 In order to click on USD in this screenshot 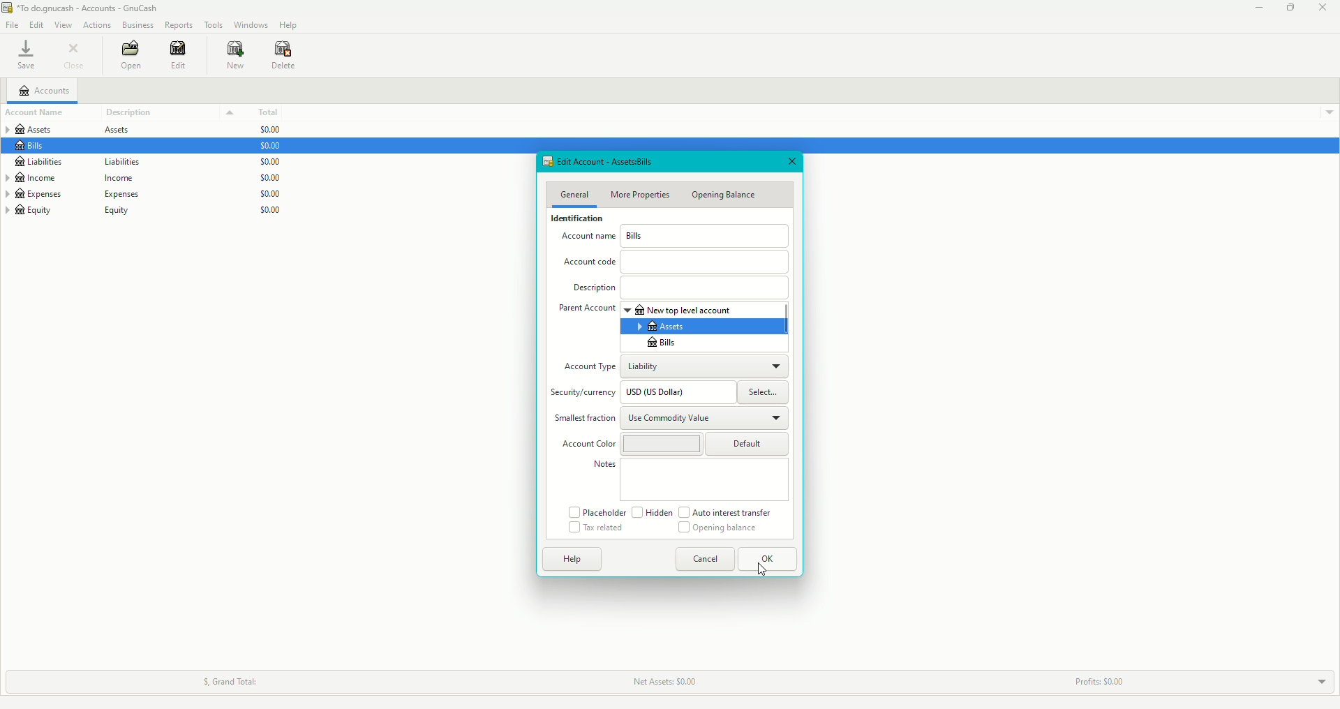, I will do `click(677, 392)`.